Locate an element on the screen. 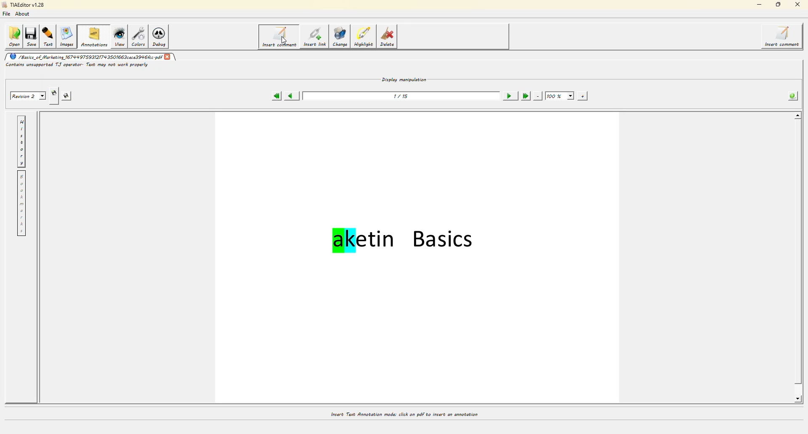 This screenshot has width=808, height=434. scroll bar is located at coordinates (799, 261).